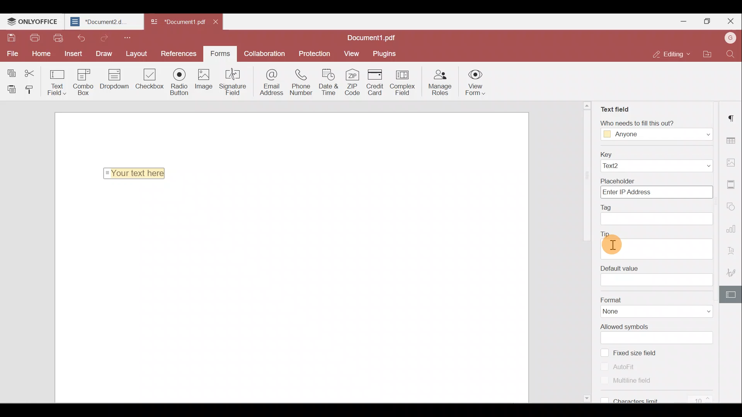  Describe the element at coordinates (43, 53) in the screenshot. I see `Home` at that location.